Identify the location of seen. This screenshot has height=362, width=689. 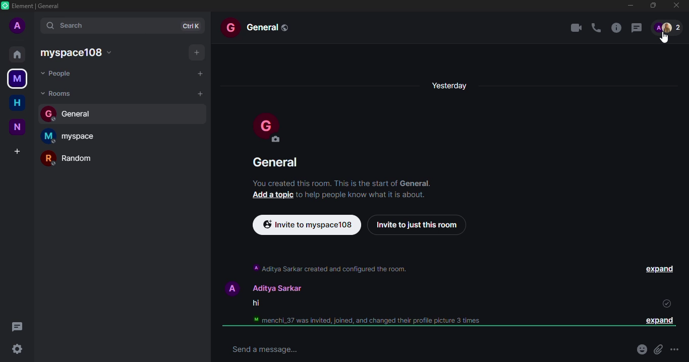
(665, 304).